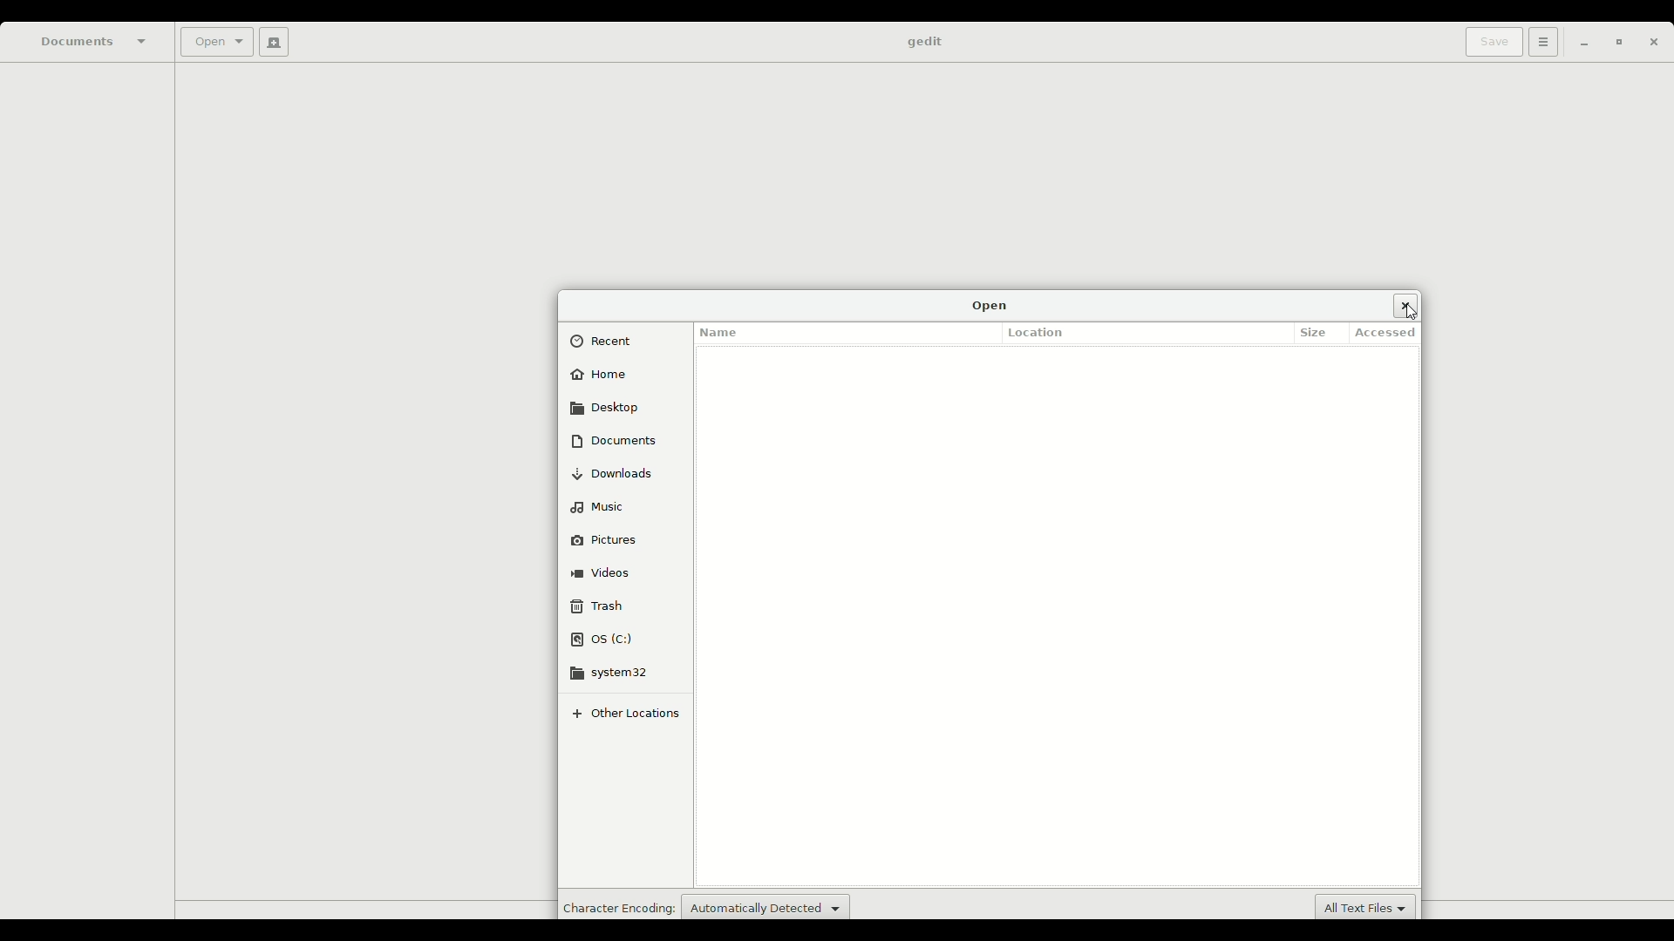  What do you see at coordinates (1579, 44) in the screenshot?
I see `Minimize` at bounding box center [1579, 44].